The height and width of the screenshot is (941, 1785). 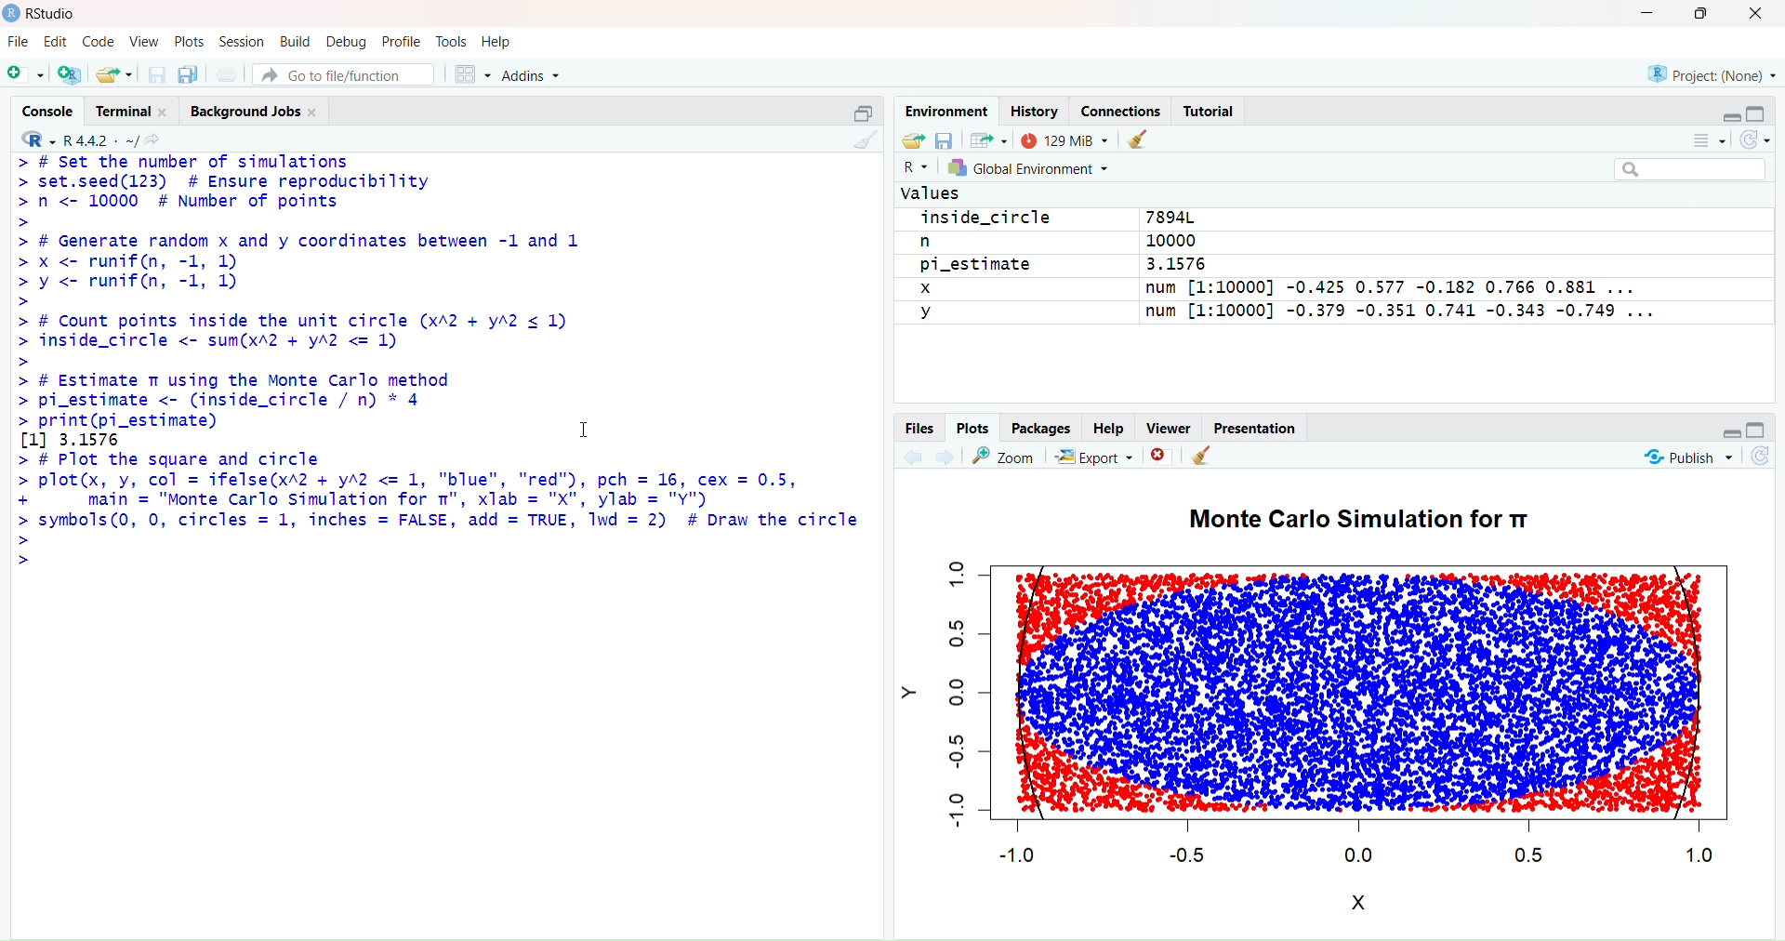 I want to click on Refresh the list of objects in the environment, so click(x=1753, y=146).